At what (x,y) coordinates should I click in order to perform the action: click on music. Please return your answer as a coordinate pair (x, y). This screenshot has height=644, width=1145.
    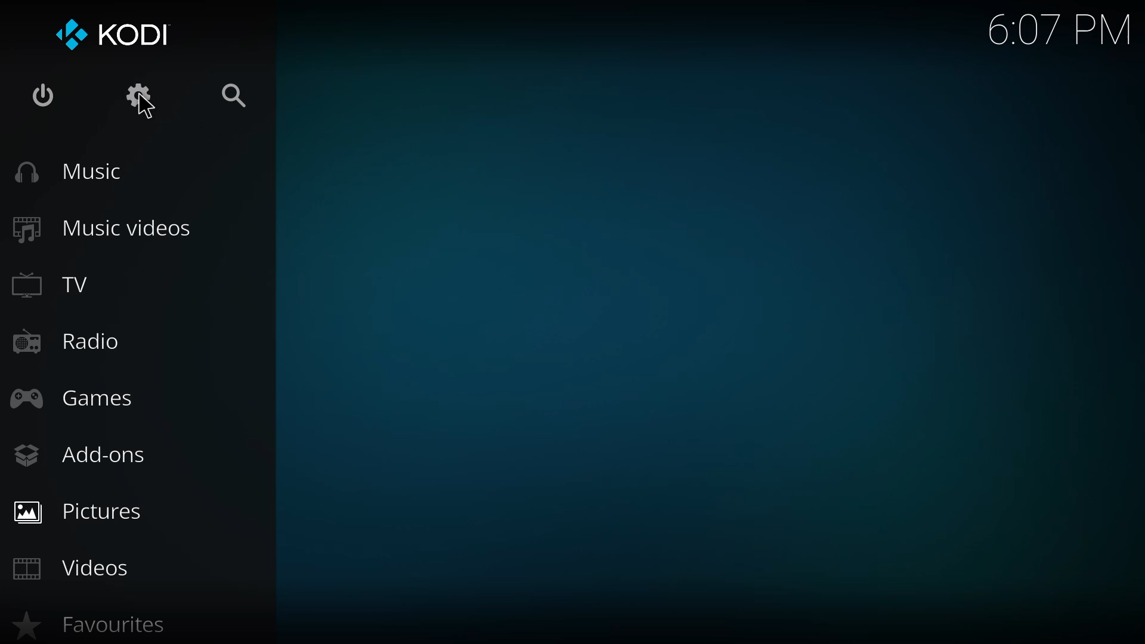
    Looking at the image, I should click on (72, 172).